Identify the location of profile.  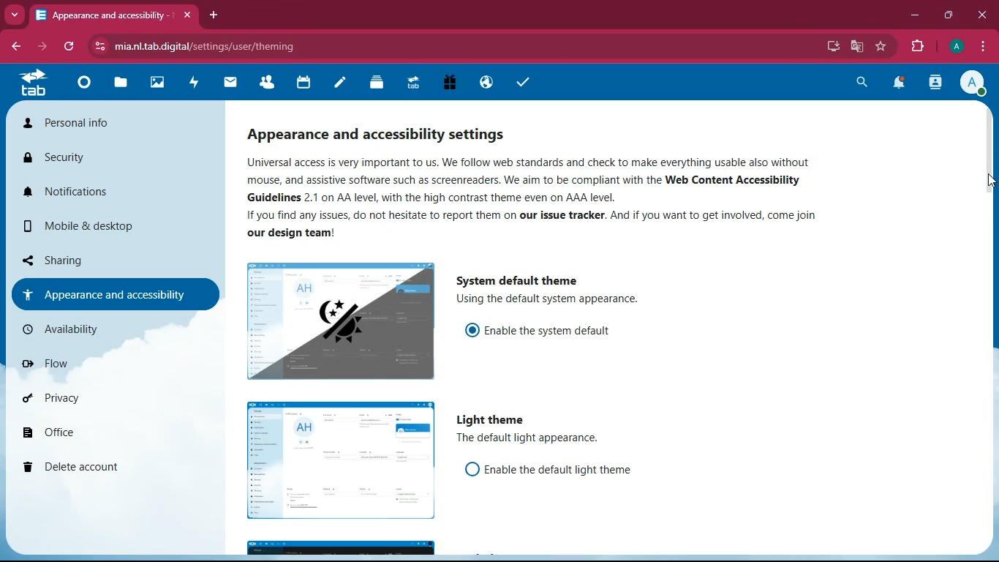
(957, 46).